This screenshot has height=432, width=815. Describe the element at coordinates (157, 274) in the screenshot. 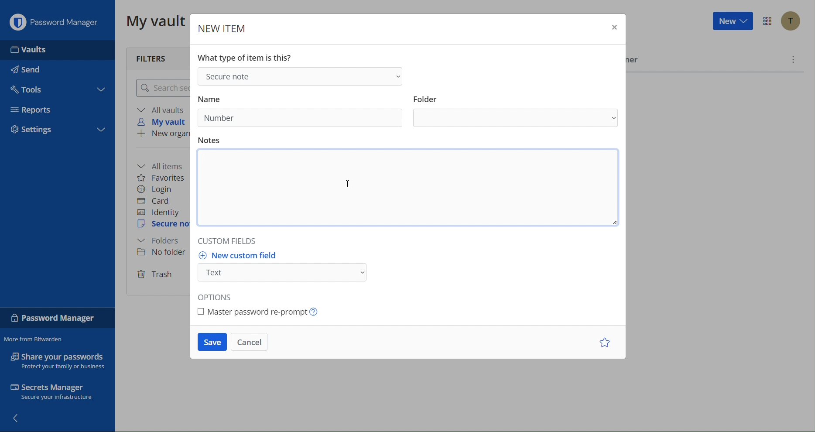

I see `Trash` at that location.